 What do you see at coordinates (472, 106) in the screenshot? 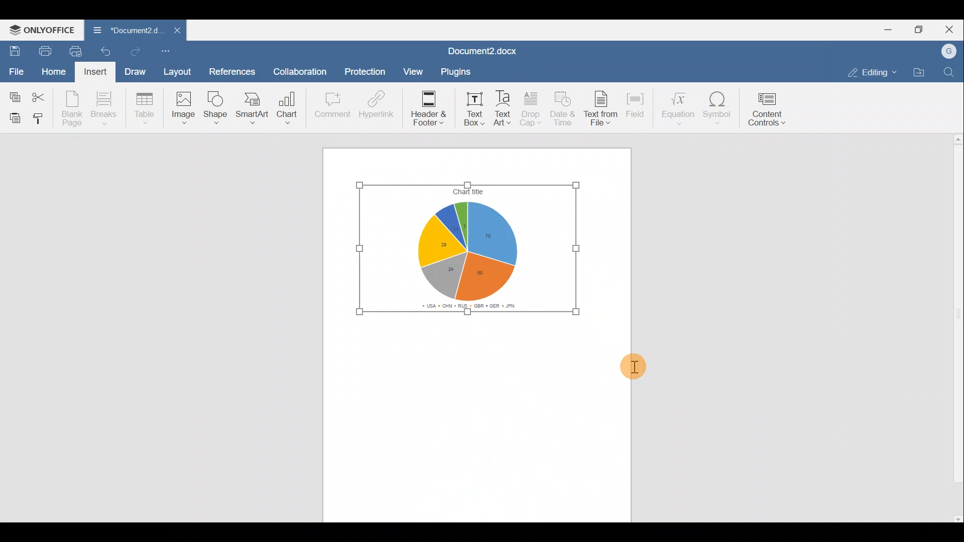
I see `Text box` at bounding box center [472, 106].